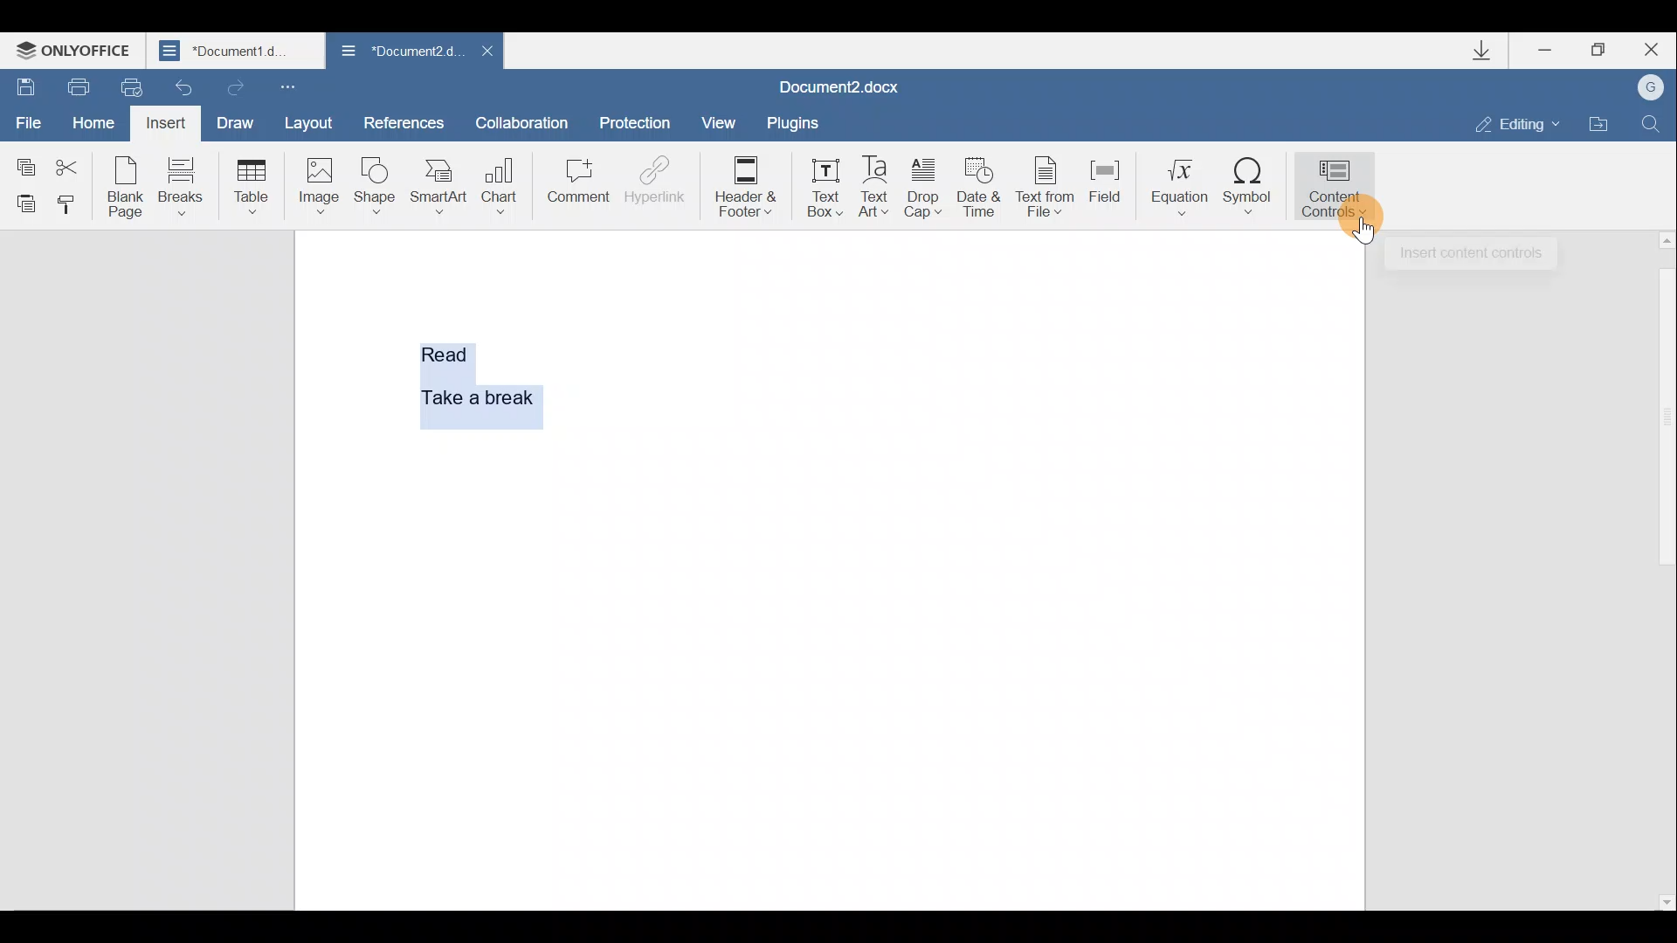  I want to click on Breaks, so click(182, 185).